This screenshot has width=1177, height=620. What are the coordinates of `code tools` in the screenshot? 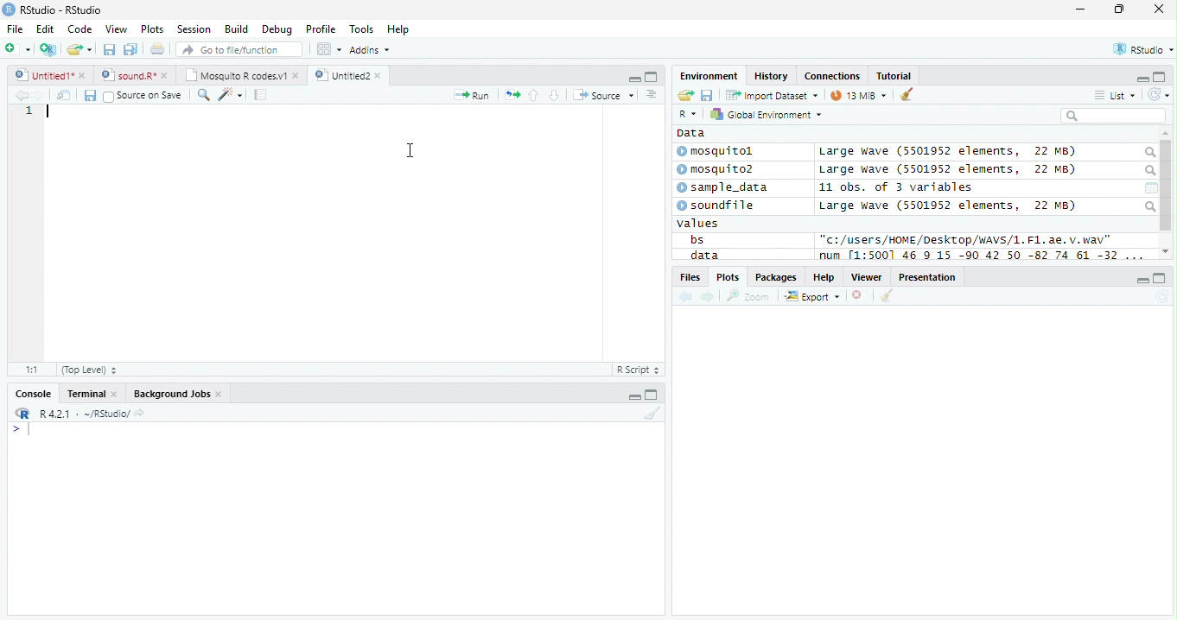 It's located at (231, 95).